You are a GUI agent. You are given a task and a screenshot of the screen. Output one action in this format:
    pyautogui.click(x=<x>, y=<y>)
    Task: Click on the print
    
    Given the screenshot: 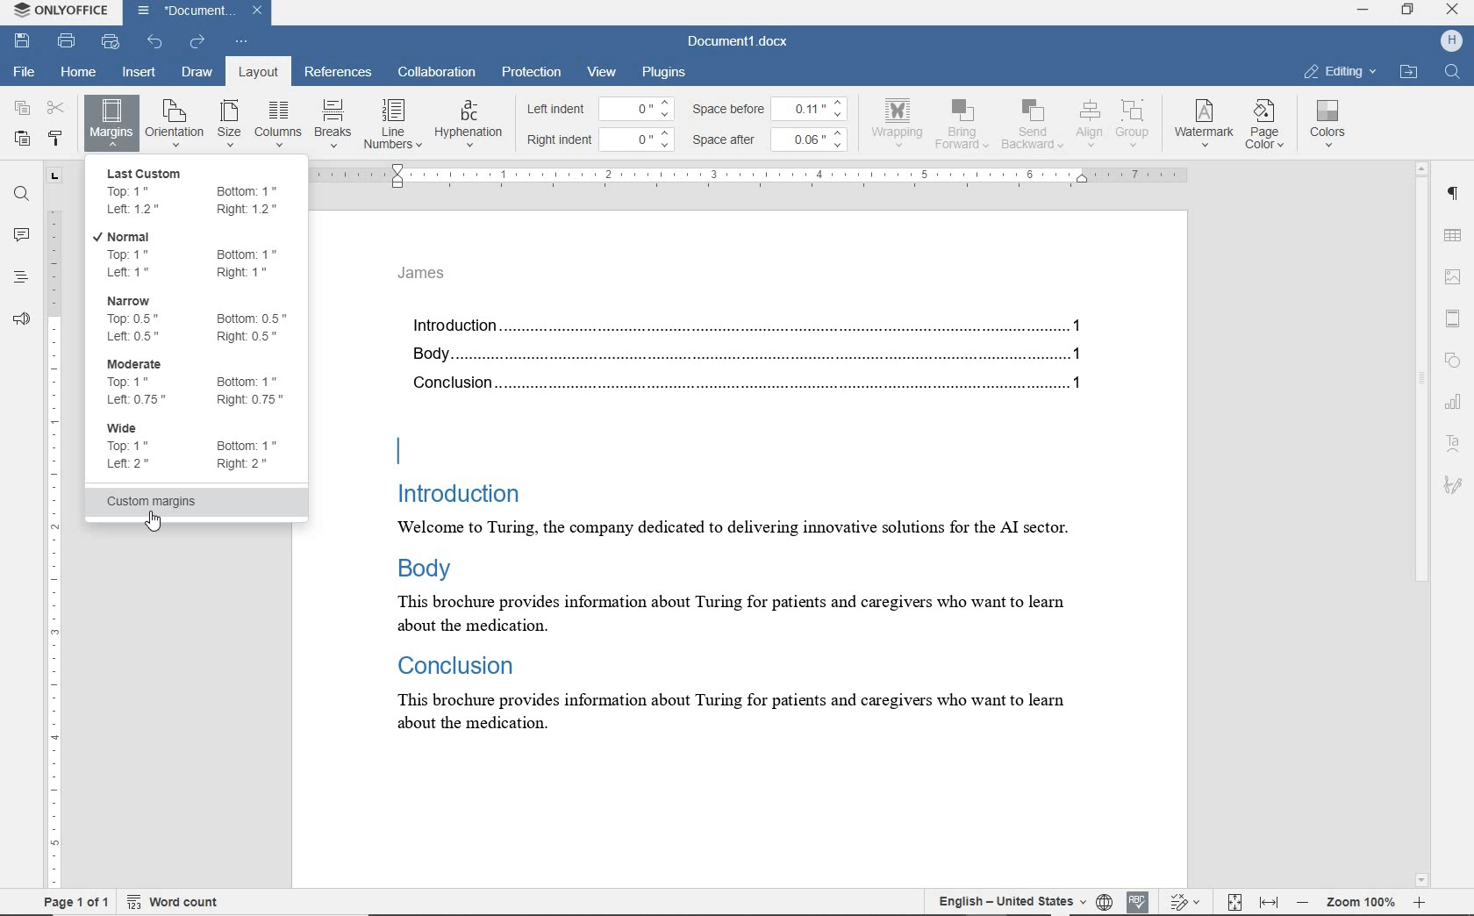 What is the action you would take?
    pyautogui.click(x=67, y=40)
    